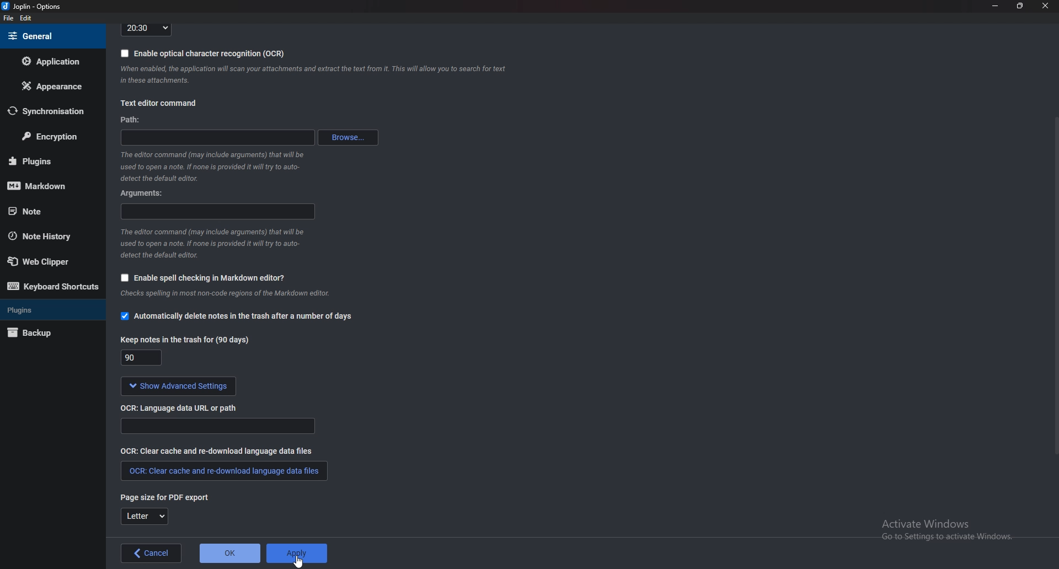 The height and width of the screenshot is (569, 1059). What do you see at coordinates (158, 104) in the screenshot?
I see `text editor command` at bounding box center [158, 104].